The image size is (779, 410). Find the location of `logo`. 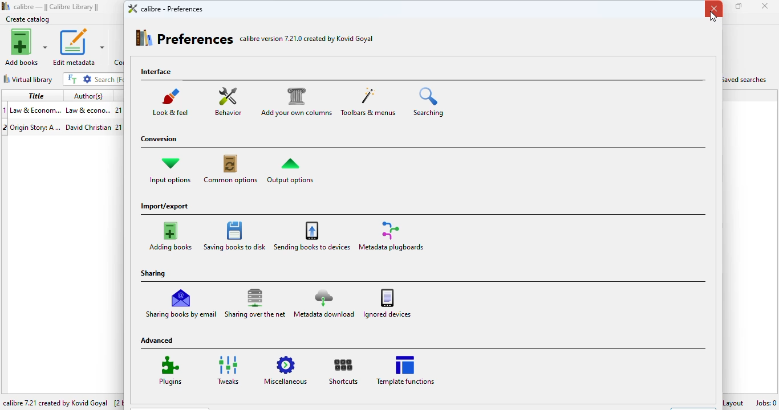

logo is located at coordinates (6, 6).